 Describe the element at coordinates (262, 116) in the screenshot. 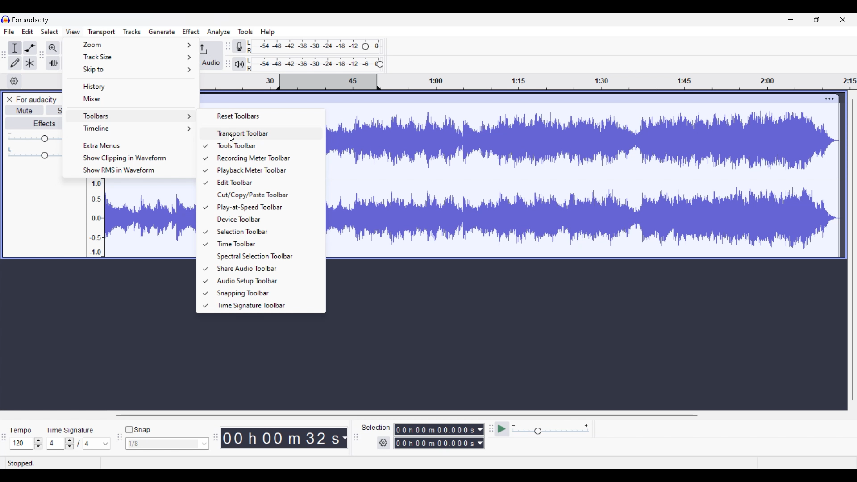

I see `Reset toolbars` at that location.